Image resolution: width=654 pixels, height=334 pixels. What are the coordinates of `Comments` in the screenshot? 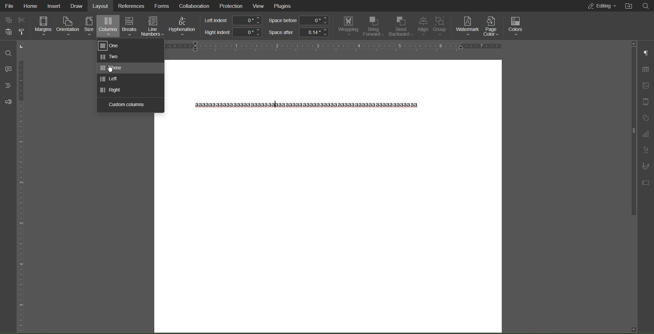 It's located at (8, 69).